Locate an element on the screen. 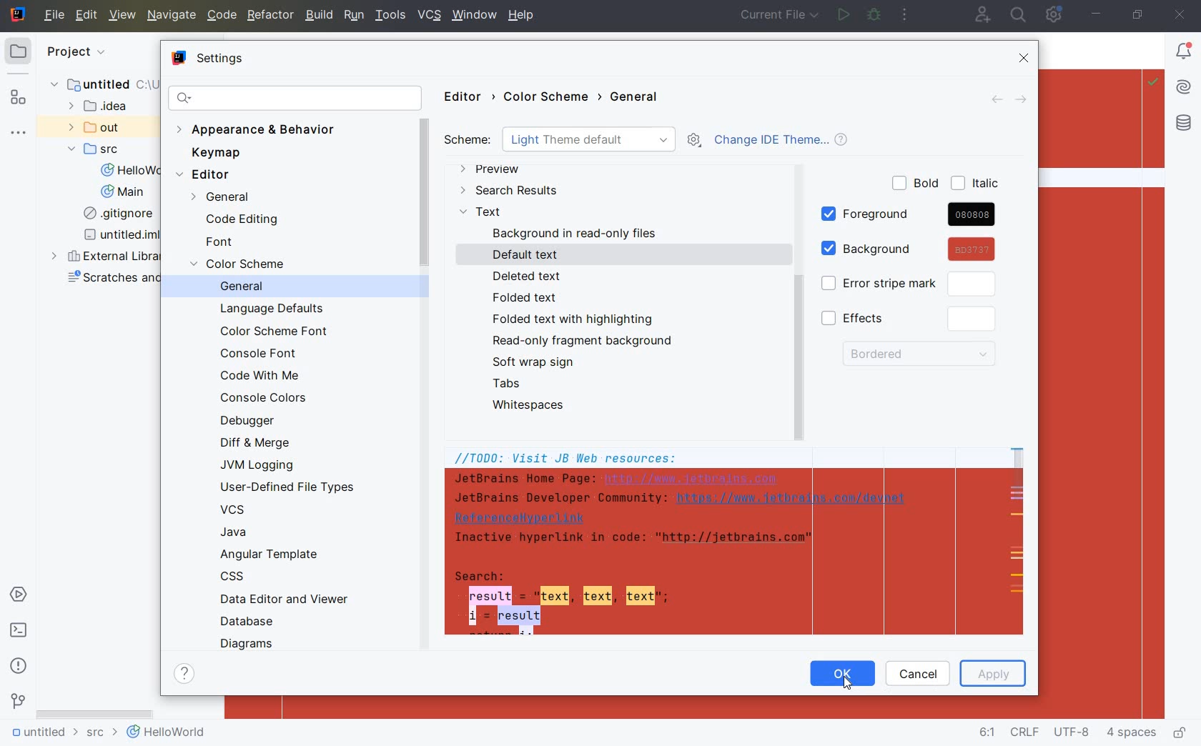 The height and width of the screenshot is (746, 1201). EFFECTS is located at coordinates (911, 319).